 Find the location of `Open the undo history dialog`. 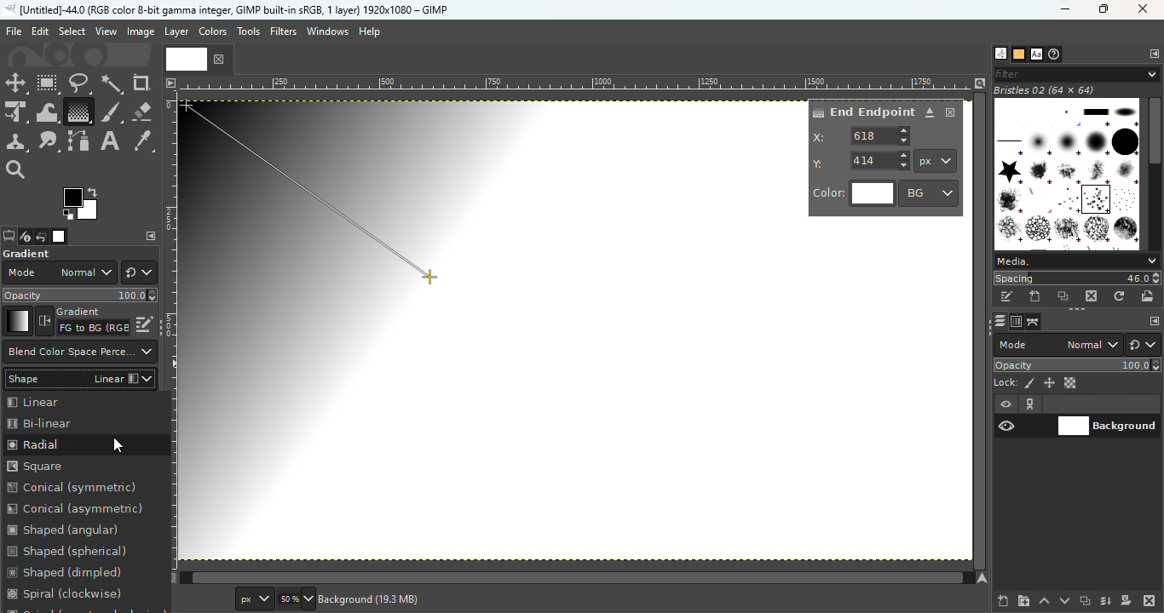

Open the undo history dialog is located at coordinates (42, 236).